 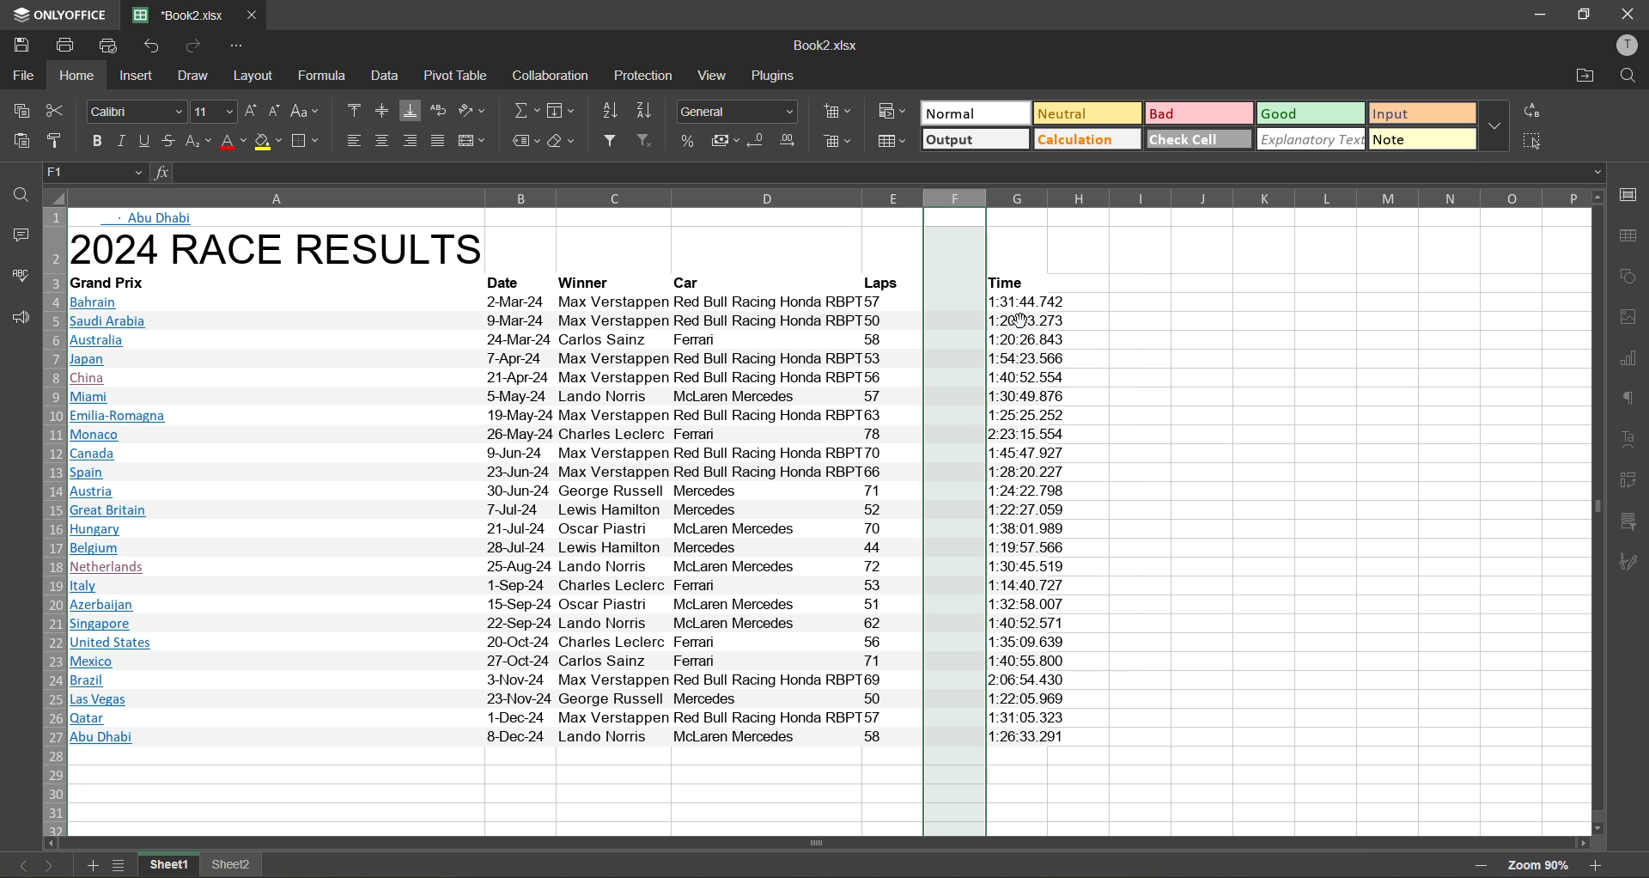 I want to click on previous, so click(x=14, y=864).